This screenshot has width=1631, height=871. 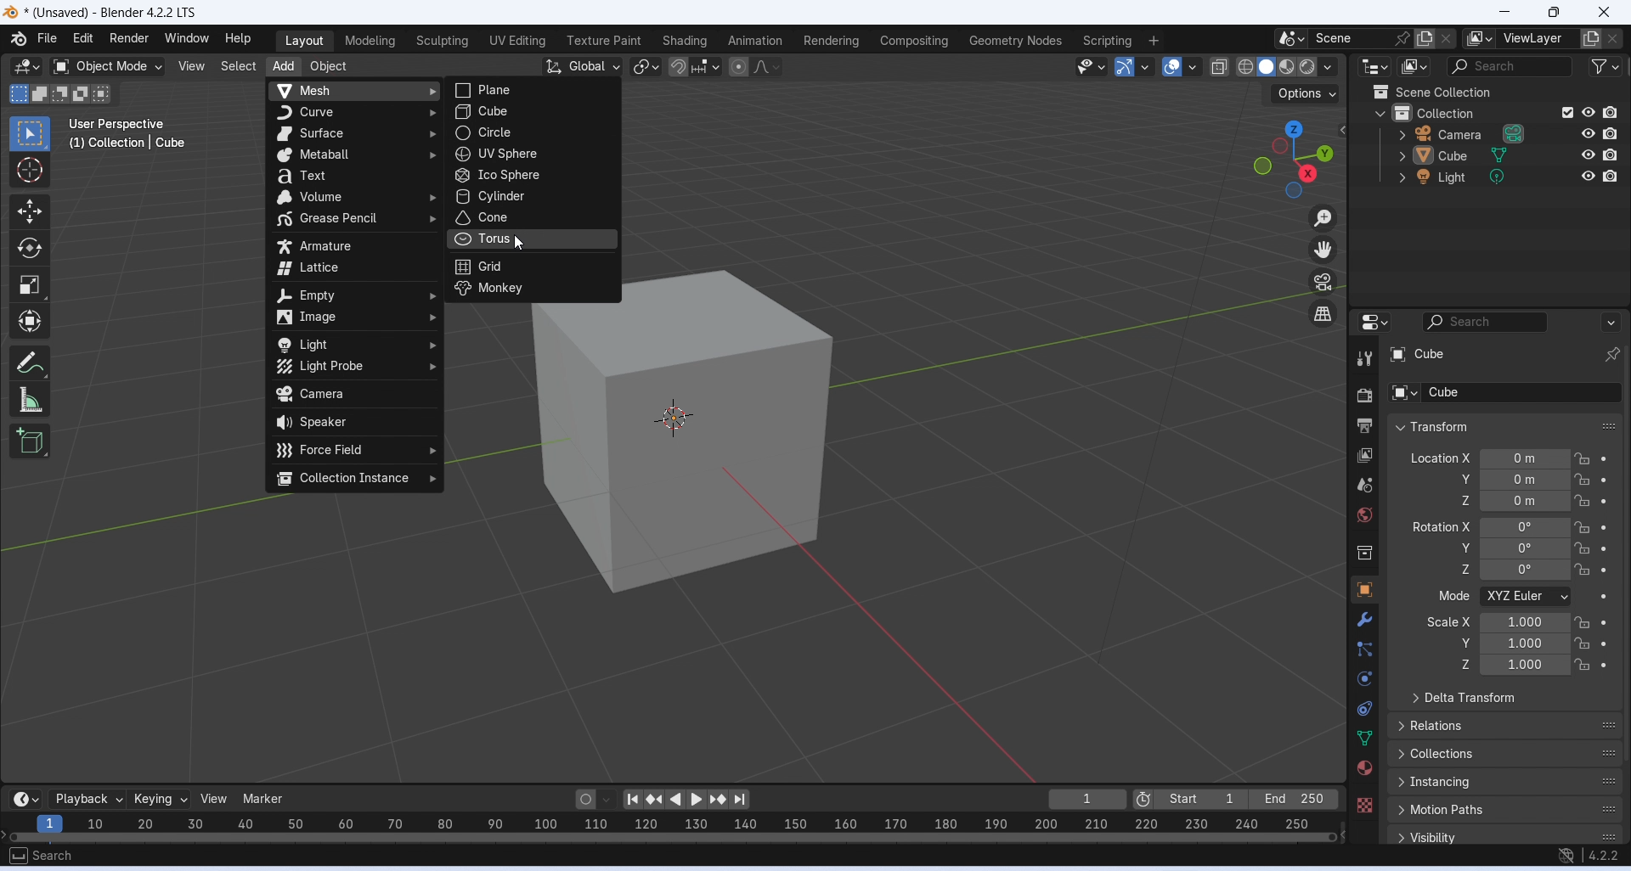 What do you see at coordinates (1504, 12) in the screenshot?
I see `Minimize` at bounding box center [1504, 12].